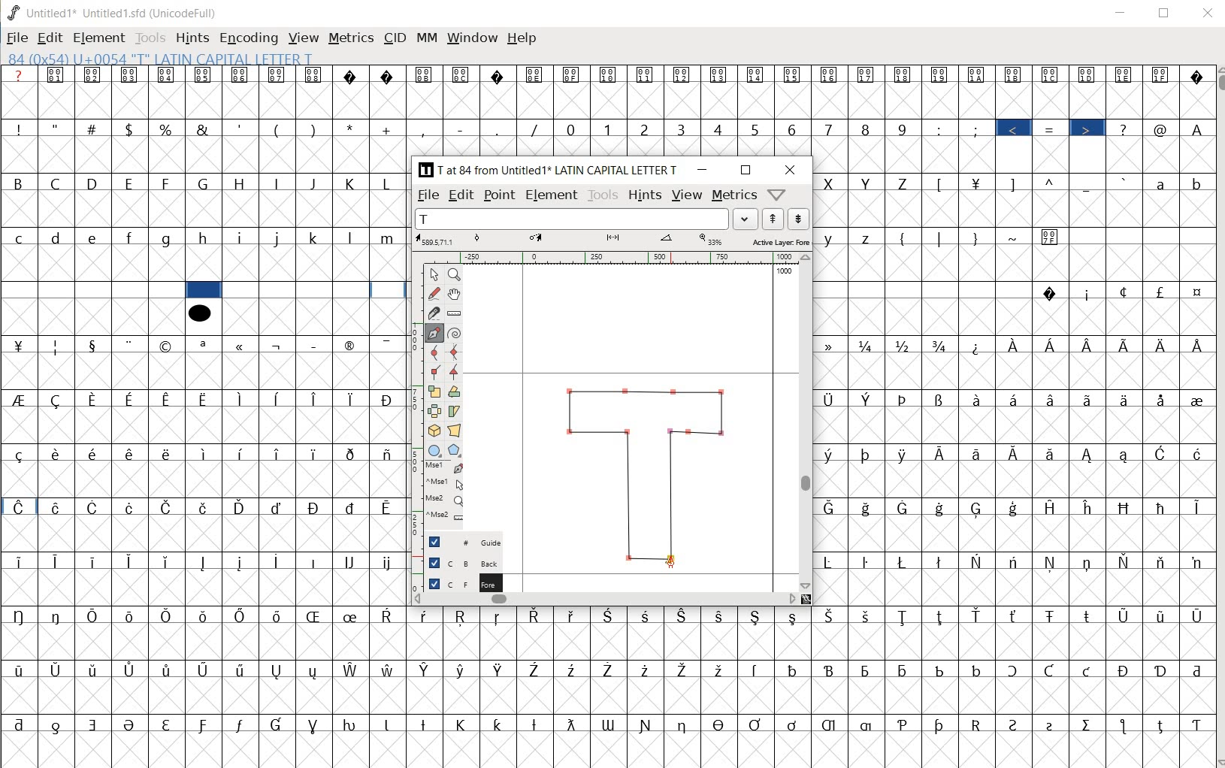 This screenshot has width=1225, height=768. Describe the element at coordinates (1125, 129) in the screenshot. I see `?` at that location.